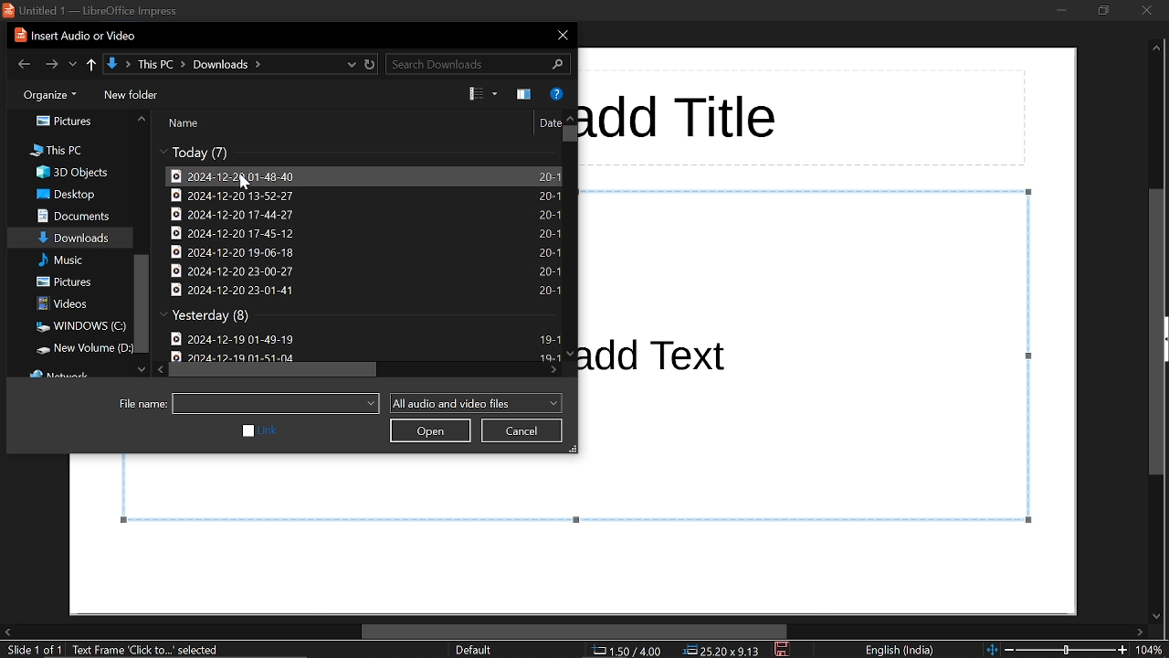 The width and height of the screenshot is (1169, 658). What do you see at coordinates (68, 122) in the screenshot?
I see `pictures` at bounding box center [68, 122].